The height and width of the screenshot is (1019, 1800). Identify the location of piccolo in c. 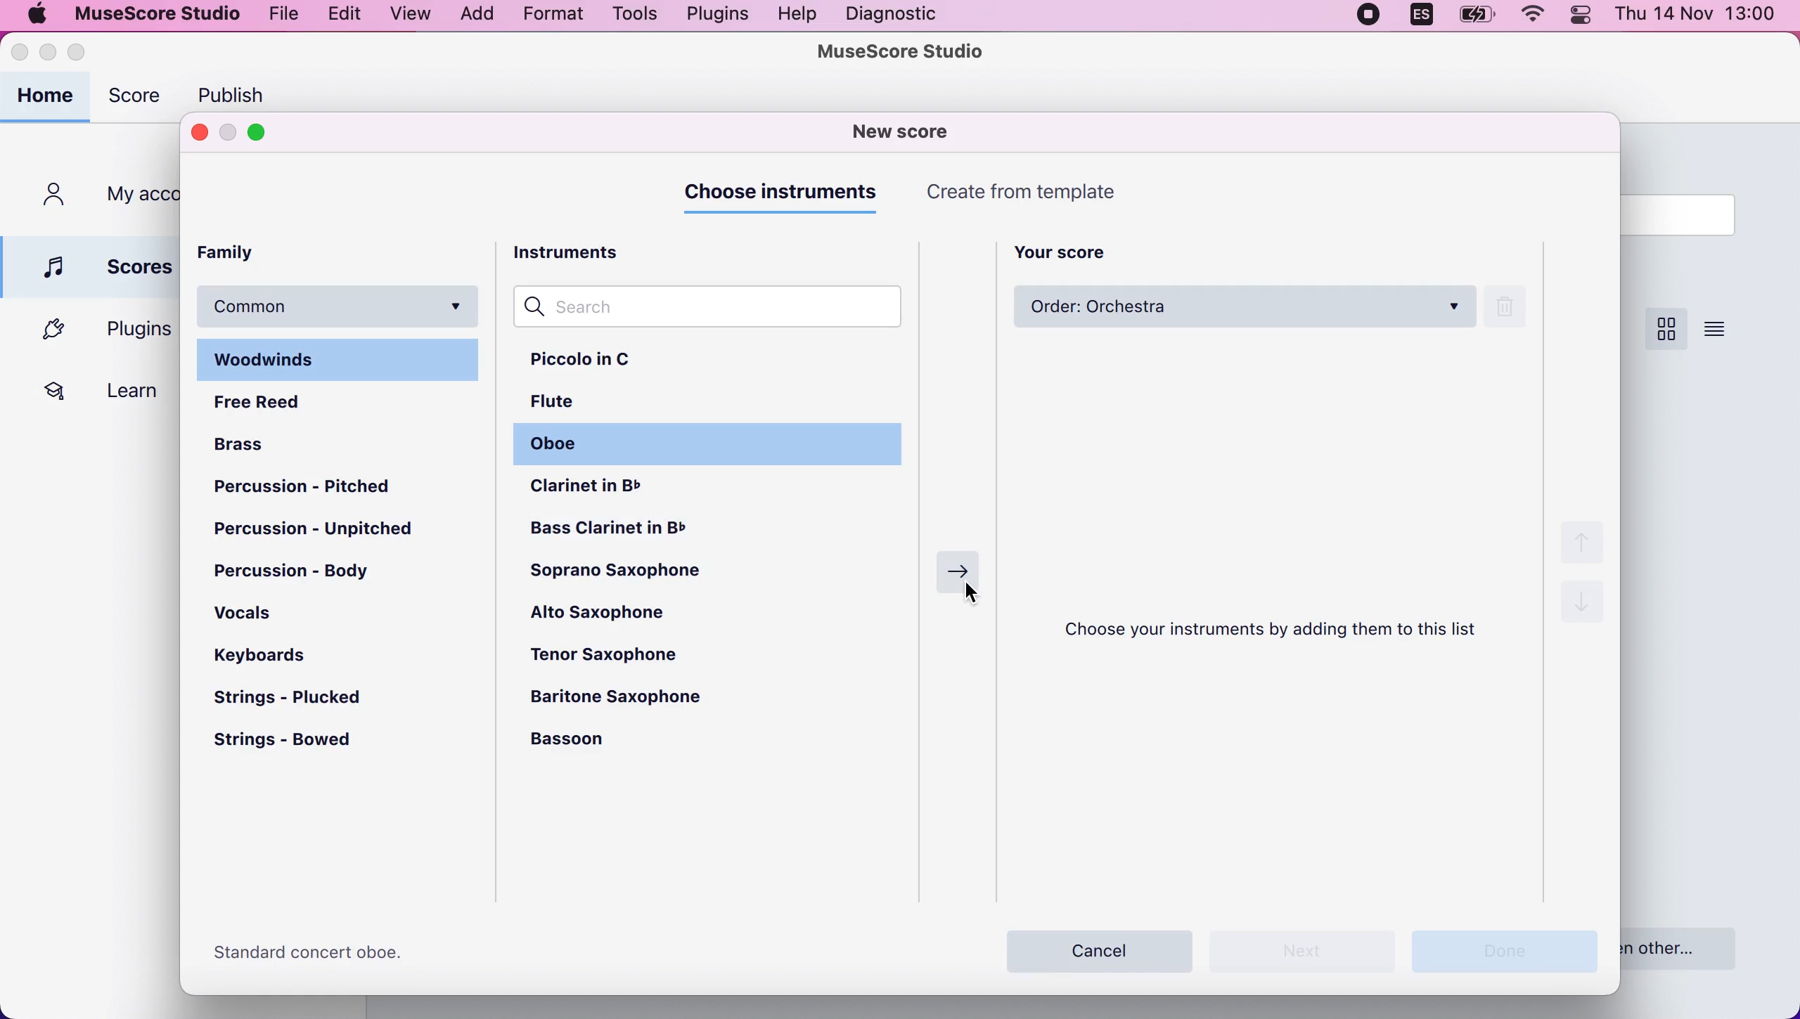
(612, 363).